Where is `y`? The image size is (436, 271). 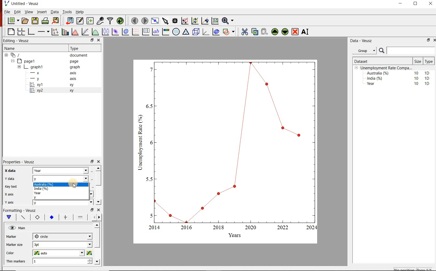 y is located at coordinates (61, 197).